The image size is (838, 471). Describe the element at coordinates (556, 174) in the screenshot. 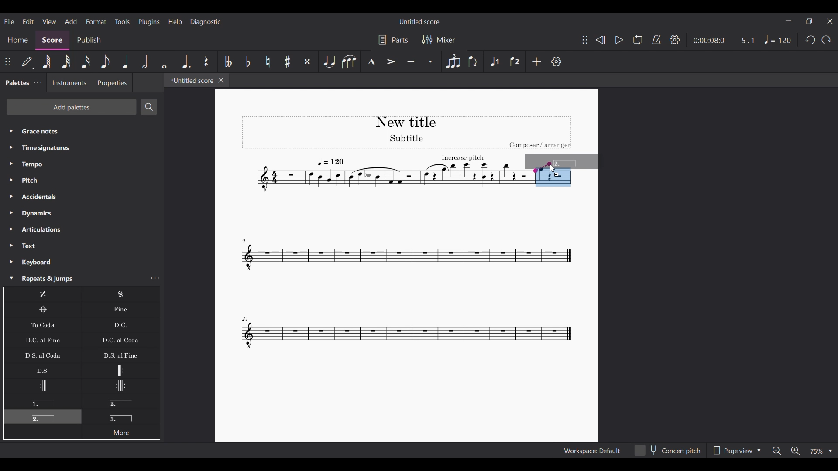

I see `Indicates addition` at that location.